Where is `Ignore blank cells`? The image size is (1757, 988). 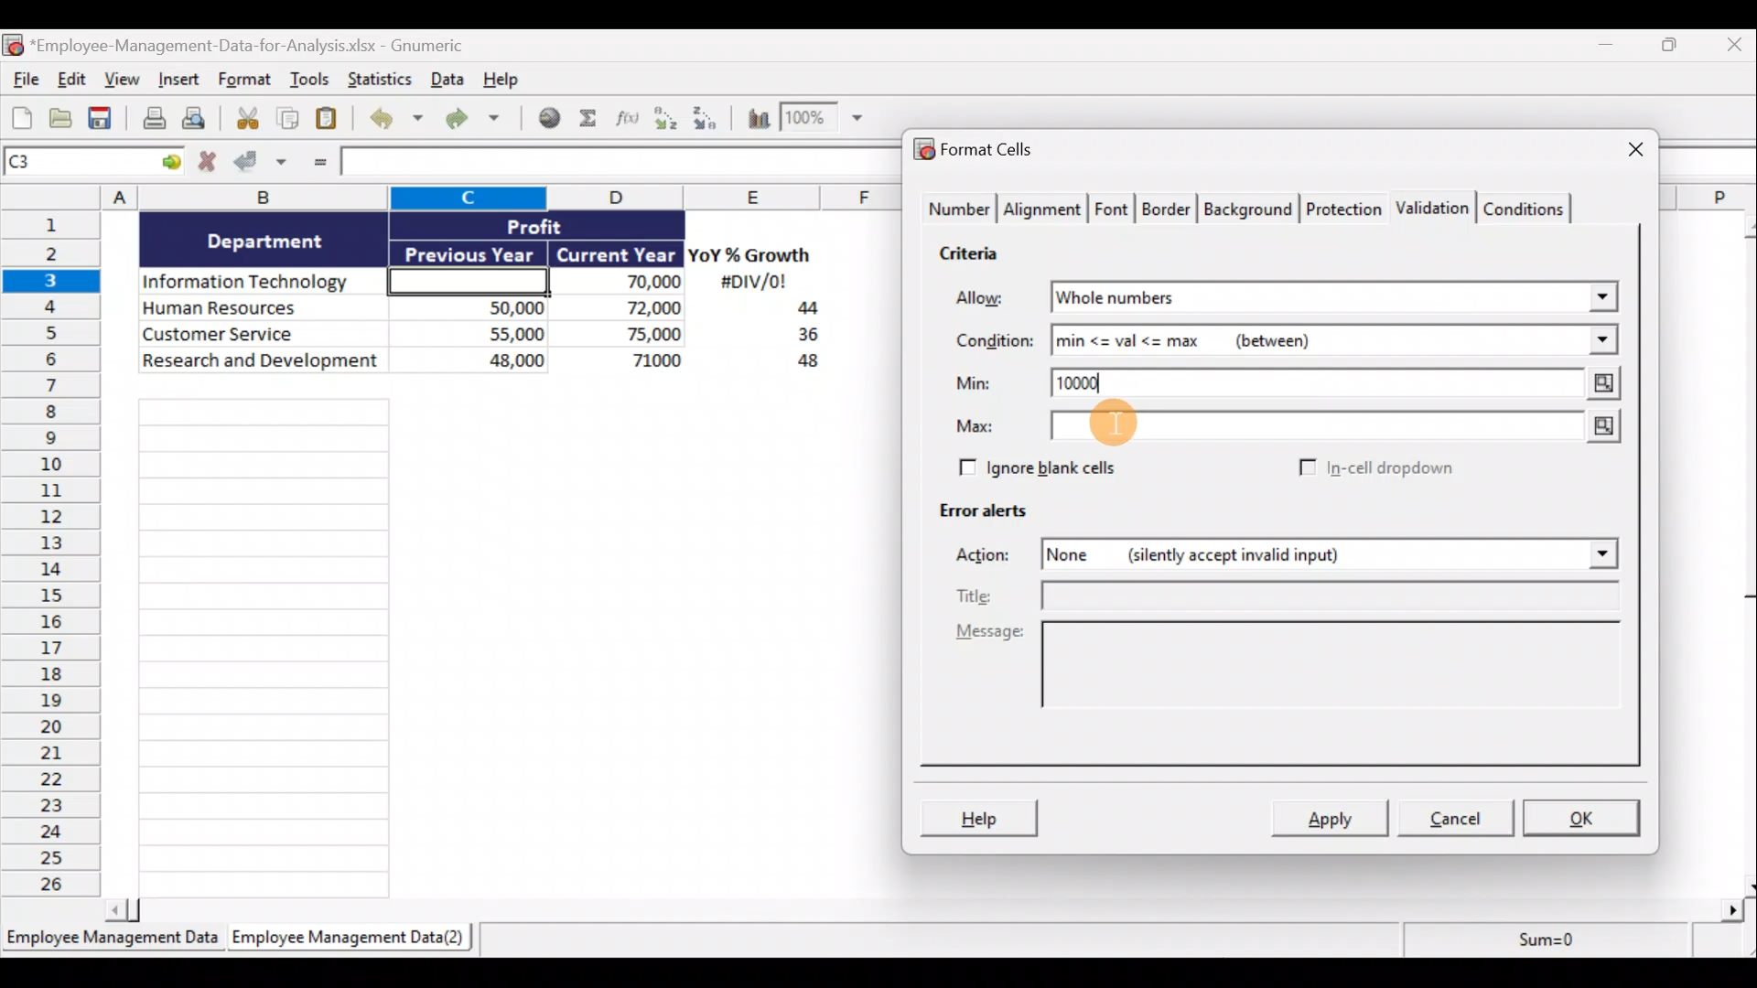 Ignore blank cells is located at coordinates (1064, 468).